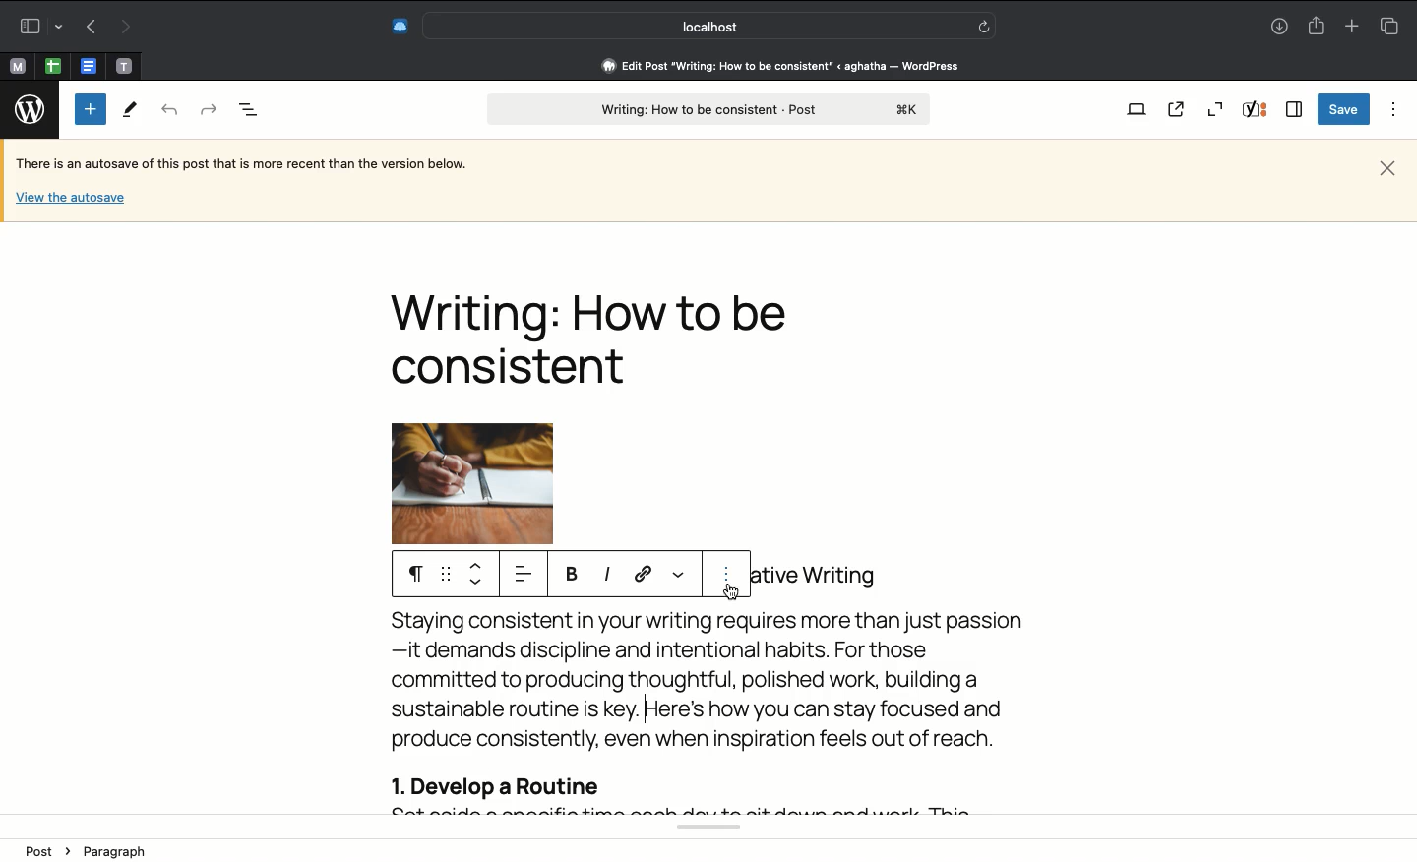  I want to click on Options, so click(729, 578).